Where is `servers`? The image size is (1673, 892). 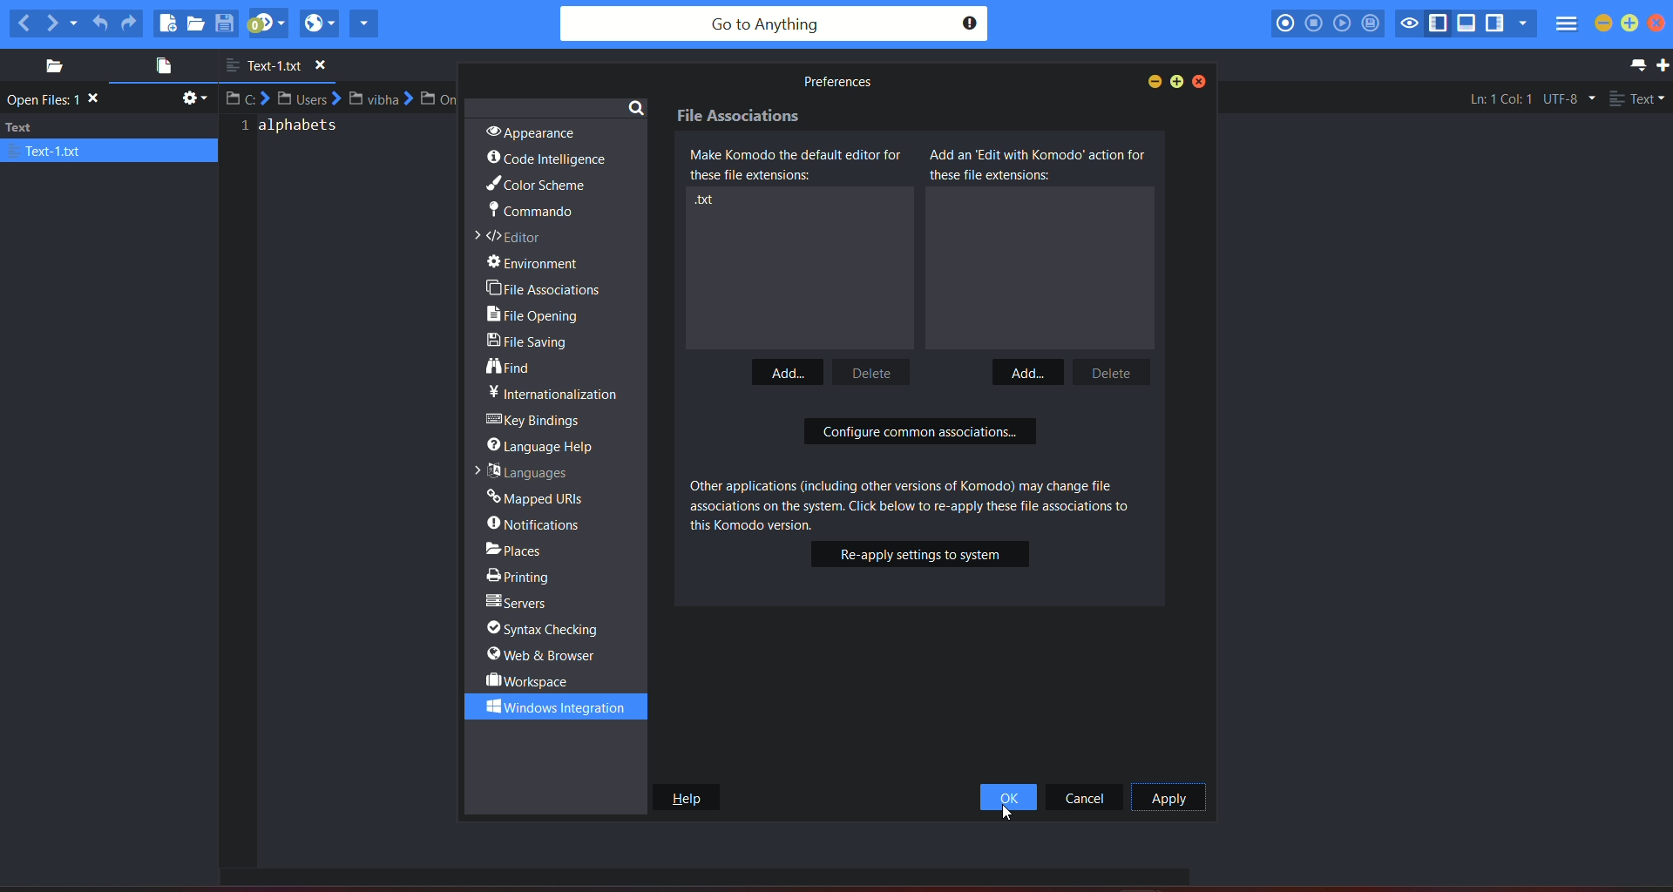
servers is located at coordinates (519, 603).